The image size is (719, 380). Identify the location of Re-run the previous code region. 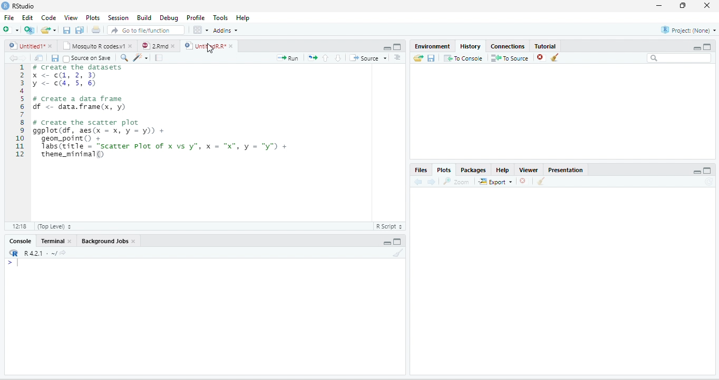
(313, 58).